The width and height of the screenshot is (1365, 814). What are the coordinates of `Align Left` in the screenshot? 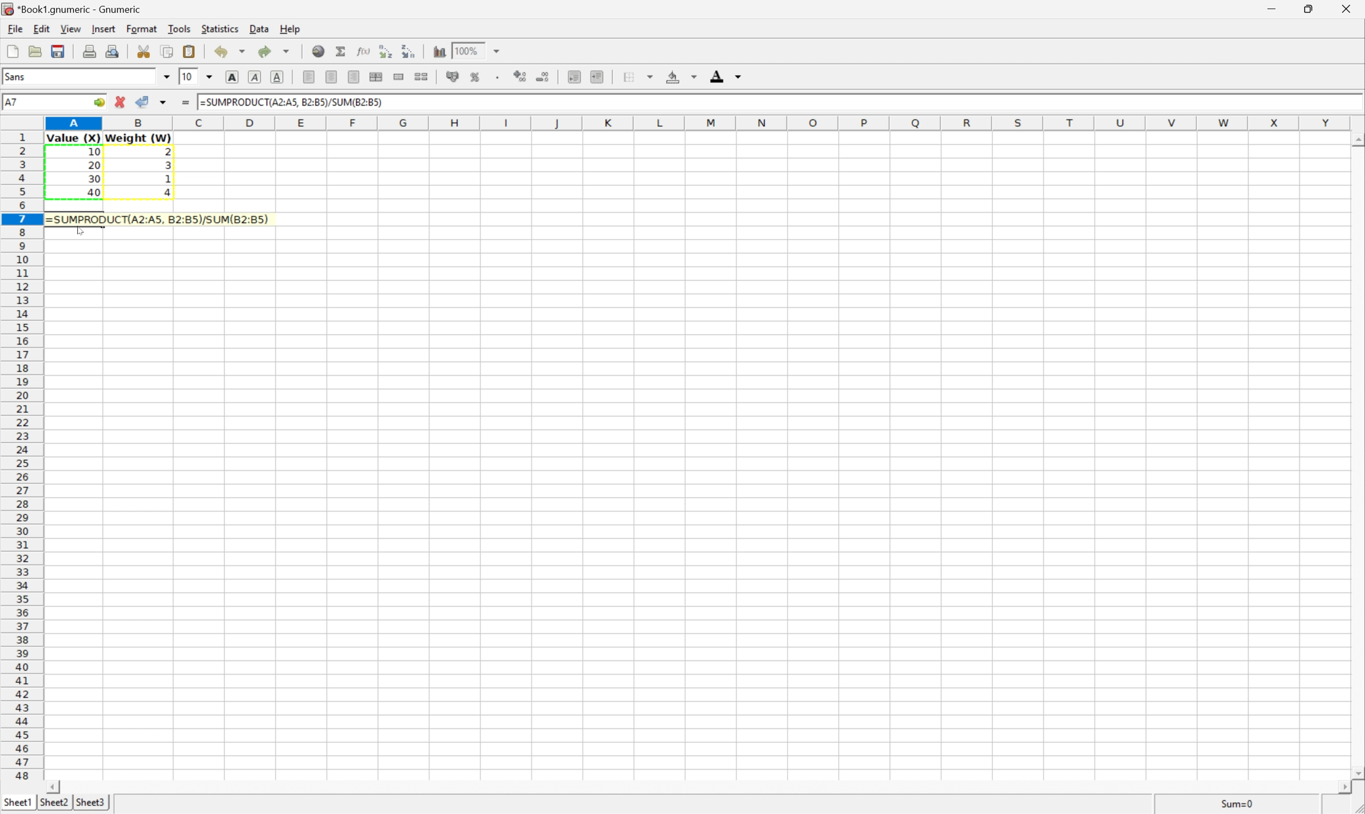 It's located at (309, 76).